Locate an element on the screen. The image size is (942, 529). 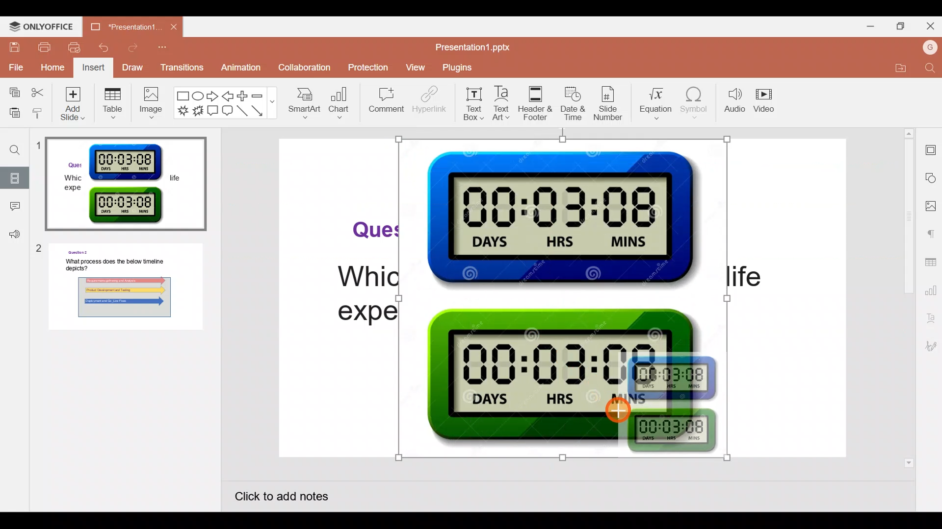
Maximize is located at coordinates (900, 25).